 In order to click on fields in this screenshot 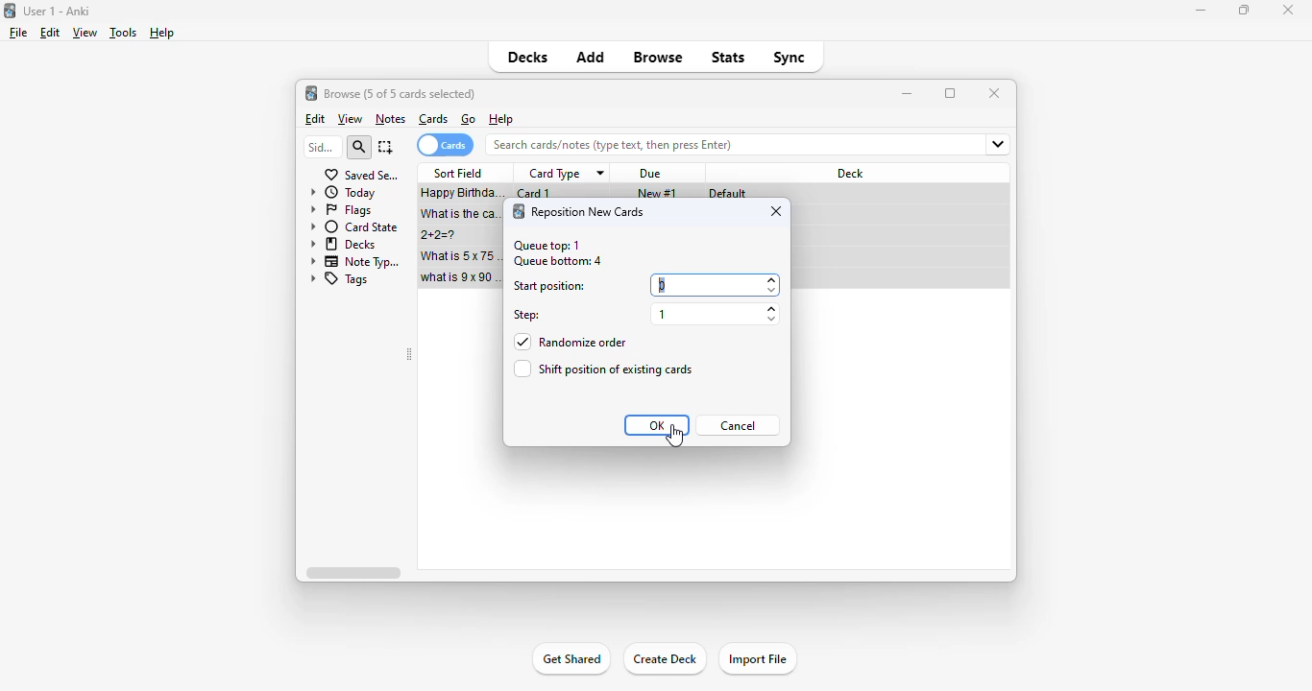, I will do `click(989, 145)`.